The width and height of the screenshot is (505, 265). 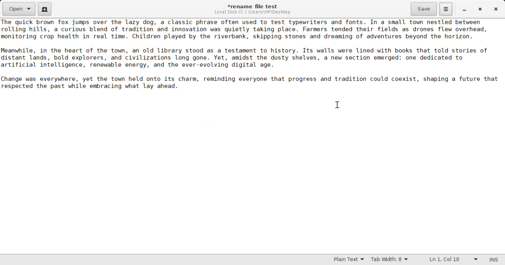 What do you see at coordinates (254, 13) in the screenshot?
I see `File Location` at bounding box center [254, 13].